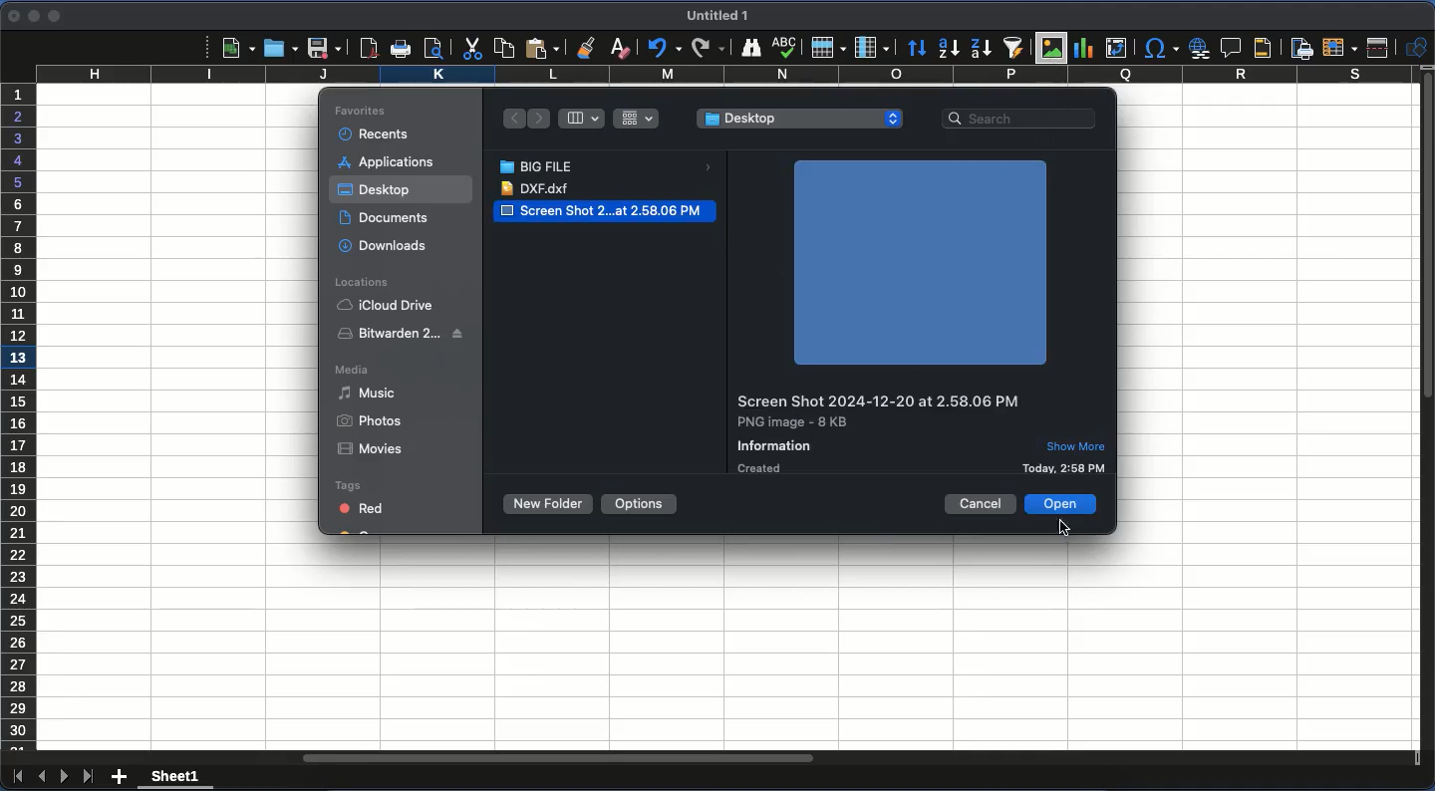 Image resolution: width=1435 pixels, height=791 pixels. I want to click on desktop, so click(798, 119).